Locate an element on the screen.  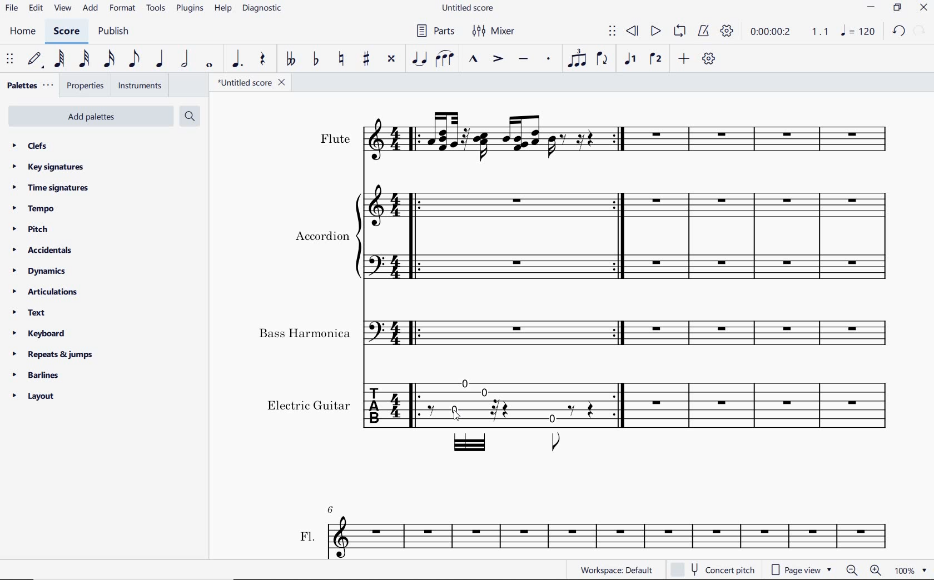
search palettes is located at coordinates (191, 117).